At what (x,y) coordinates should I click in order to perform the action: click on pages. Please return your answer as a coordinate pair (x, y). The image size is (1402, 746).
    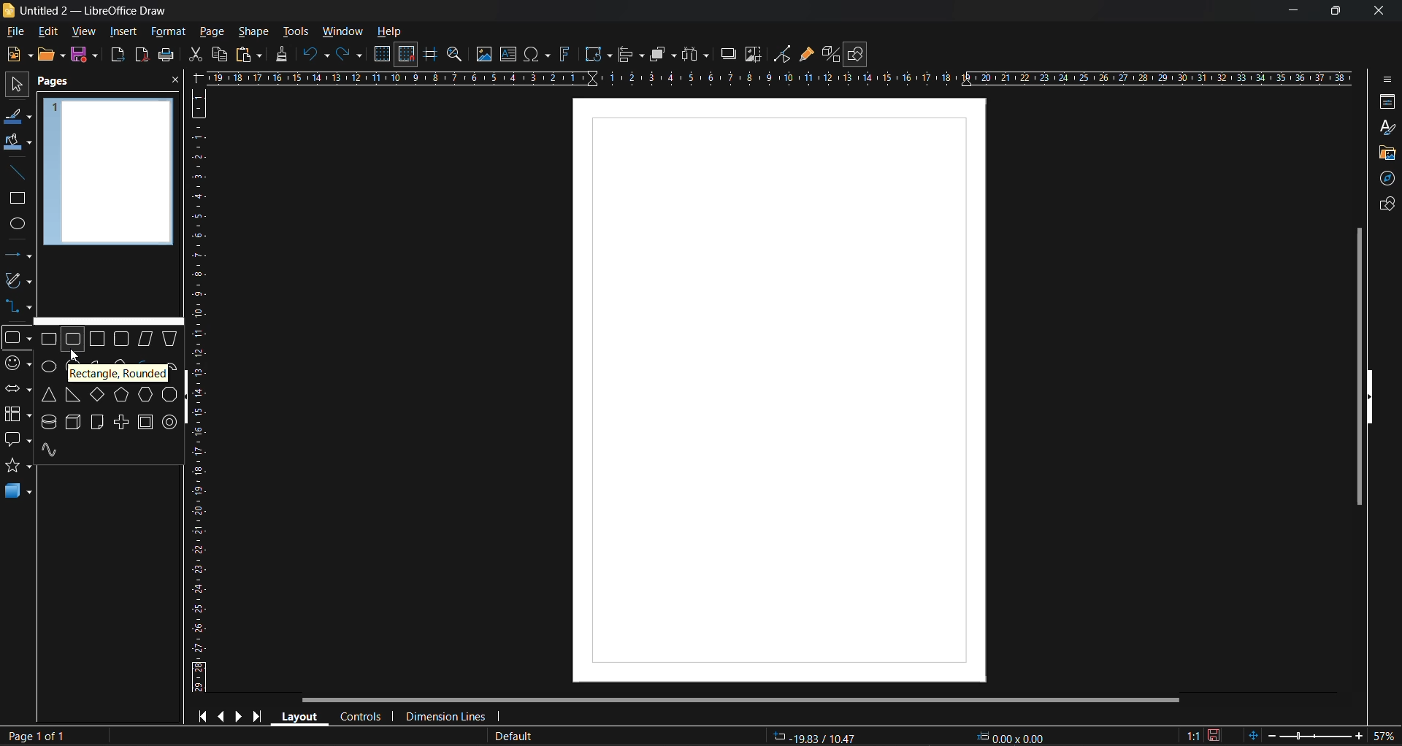
    Looking at the image, I should click on (55, 82).